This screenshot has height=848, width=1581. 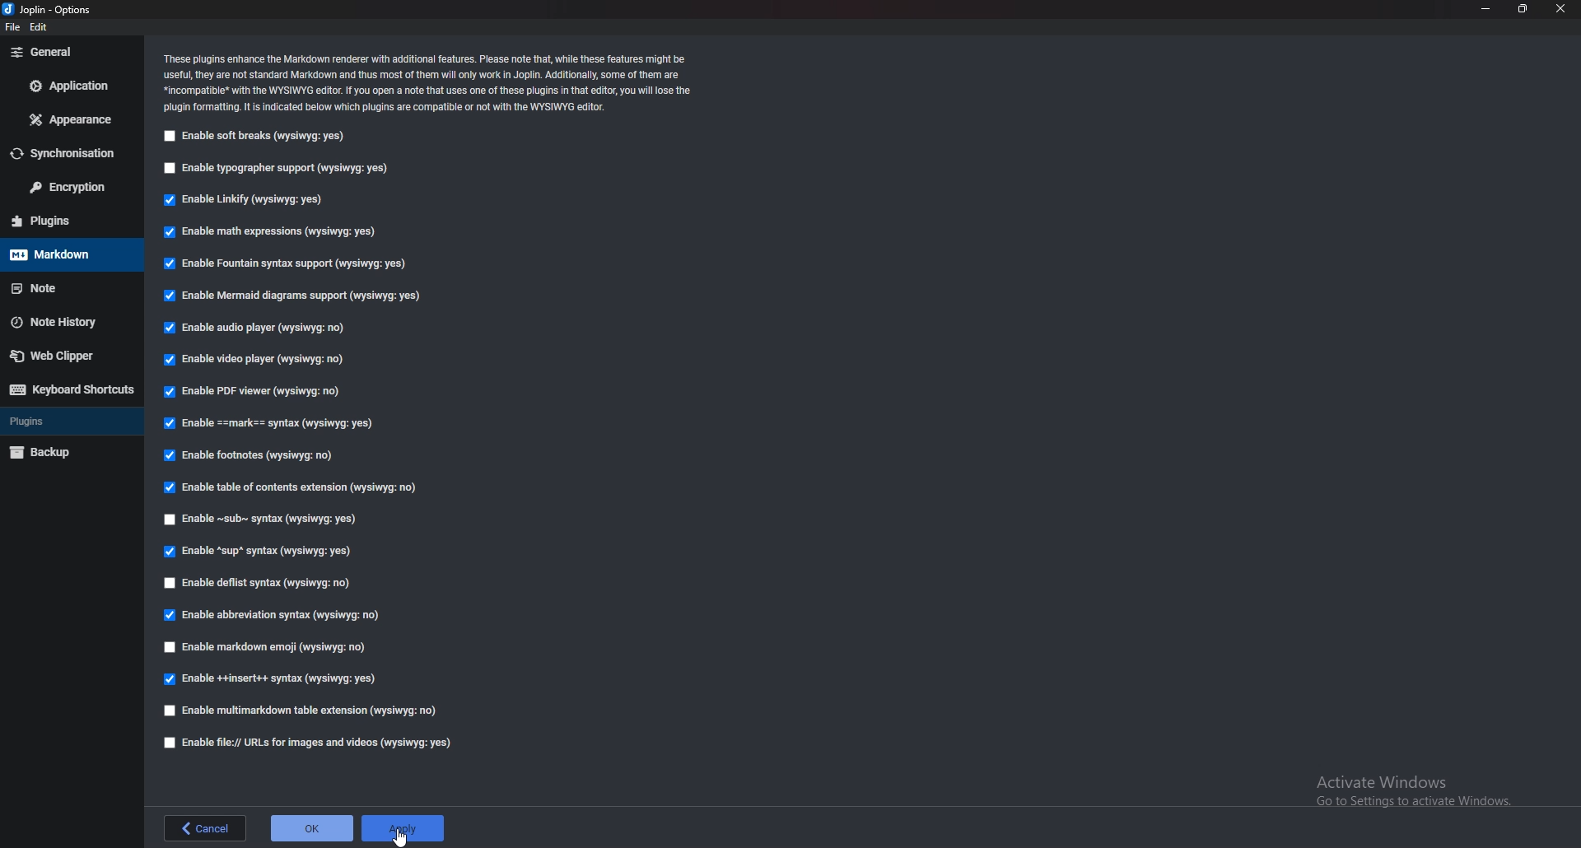 I want to click on Encryption, so click(x=71, y=189).